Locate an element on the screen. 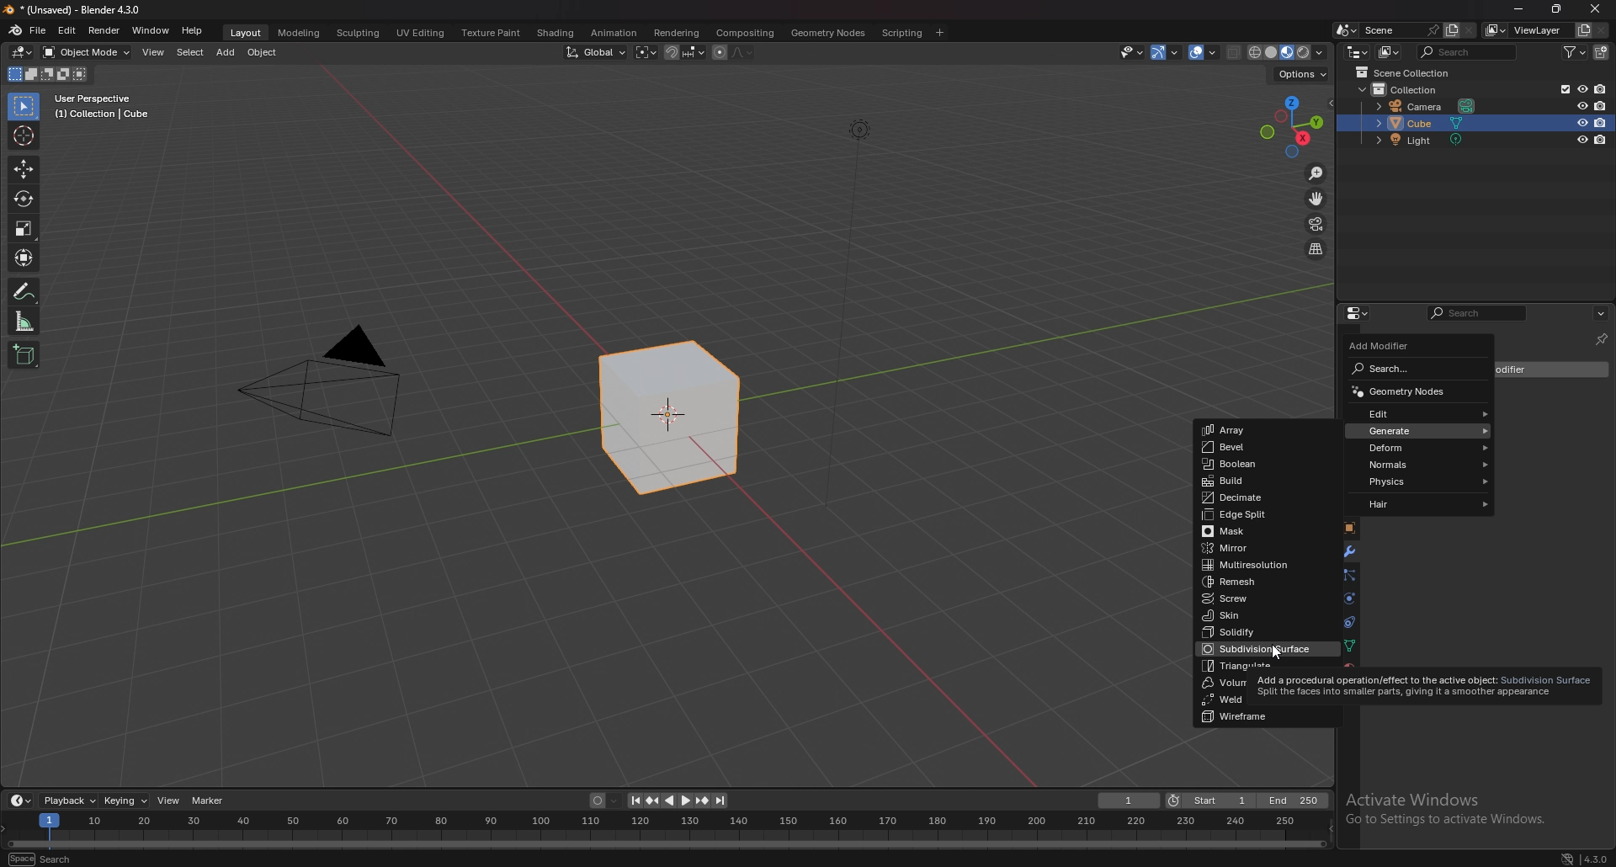  cursor is located at coordinates (24, 135).